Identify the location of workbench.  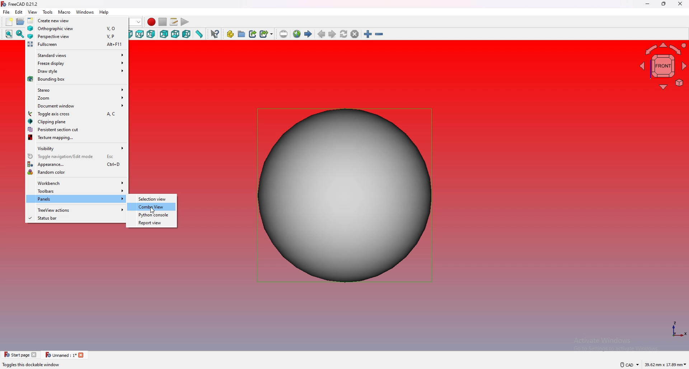
(77, 183).